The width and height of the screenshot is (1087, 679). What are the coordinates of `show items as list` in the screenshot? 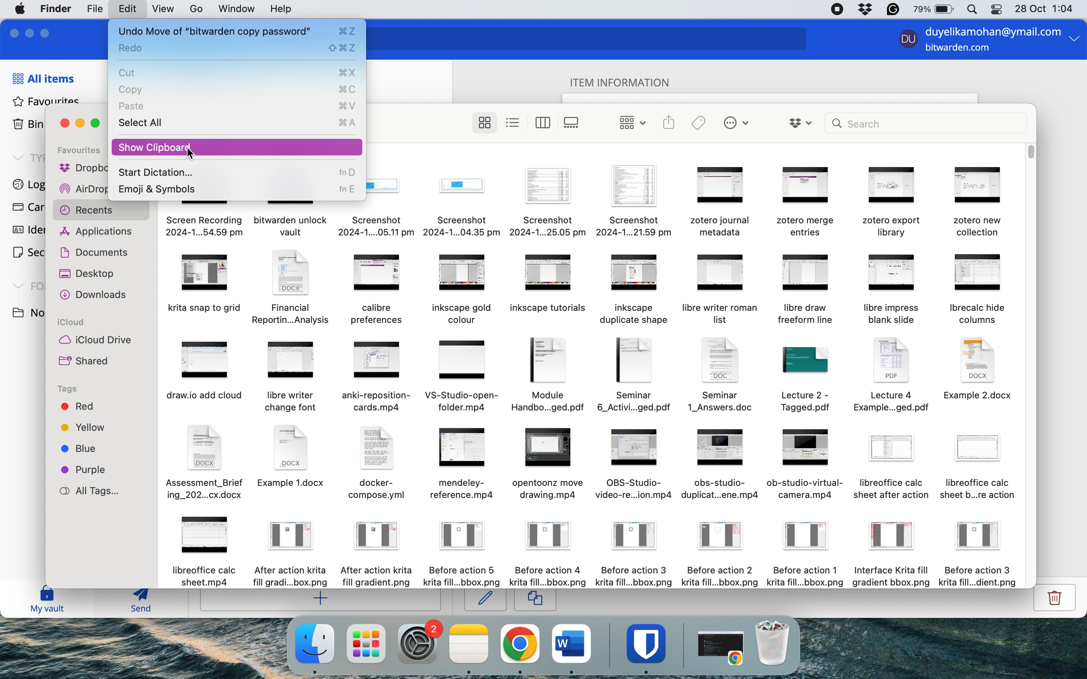 It's located at (514, 122).